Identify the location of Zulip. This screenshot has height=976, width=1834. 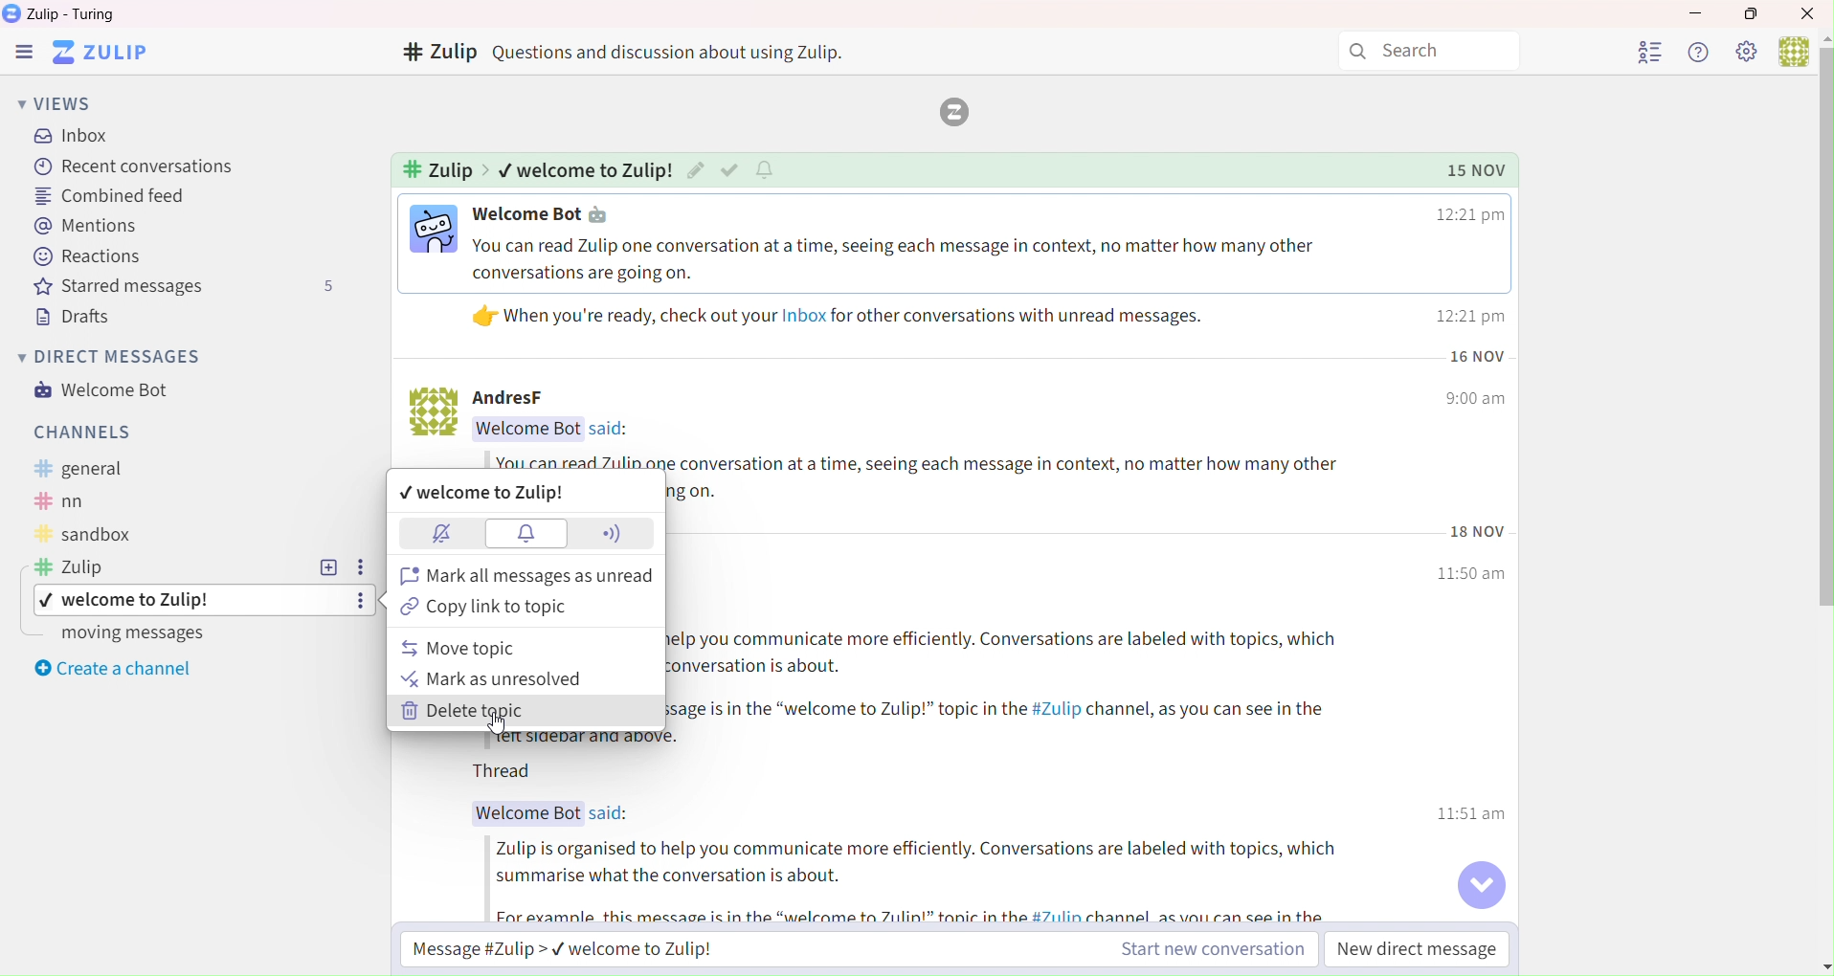
(19, 53).